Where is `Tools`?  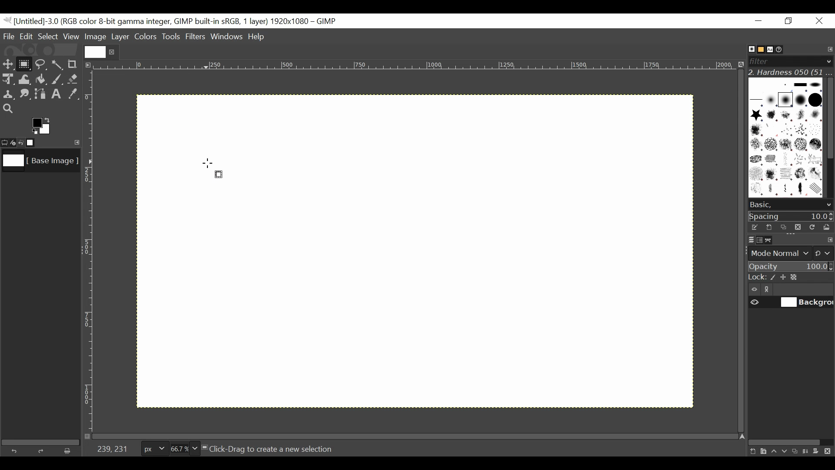
Tools is located at coordinates (172, 37).